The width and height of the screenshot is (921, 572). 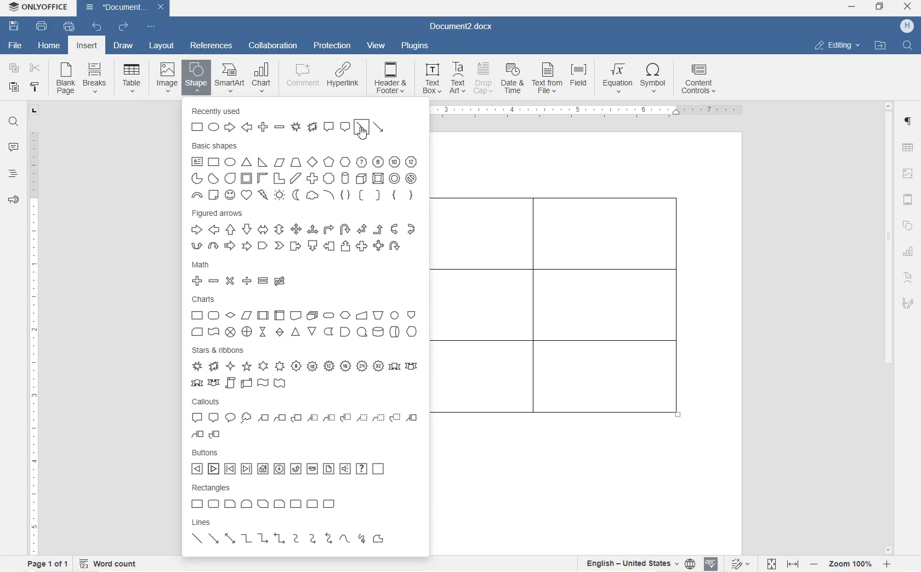 What do you see at coordinates (907, 174) in the screenshot?
I see `image settings` at bounding box center [907, 174].